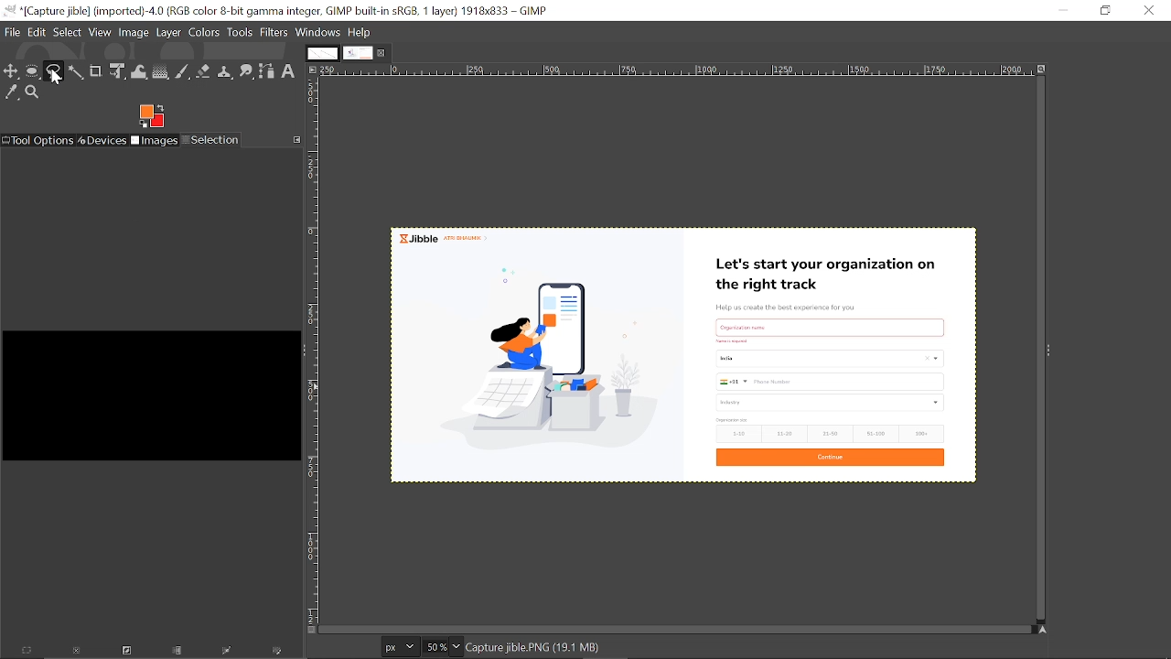 Image resolution: width=1171 pixels, height=659 pixels. What do you see at coordinates (169, 32) in the screenshot?
I see `Layer` at bounding box center [169, 32].